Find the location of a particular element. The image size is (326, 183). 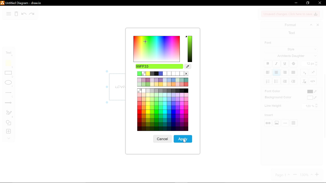

Other colors is located at coordinates (161, 110).